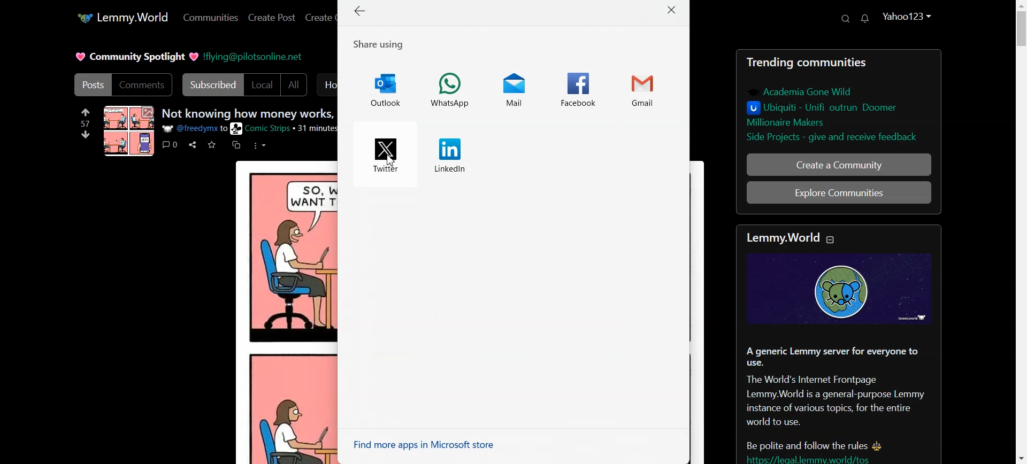  What do you see at coordinates (253, 56) in the screenshot?
I see `Hyperlink` at bounding box center [253, 56].